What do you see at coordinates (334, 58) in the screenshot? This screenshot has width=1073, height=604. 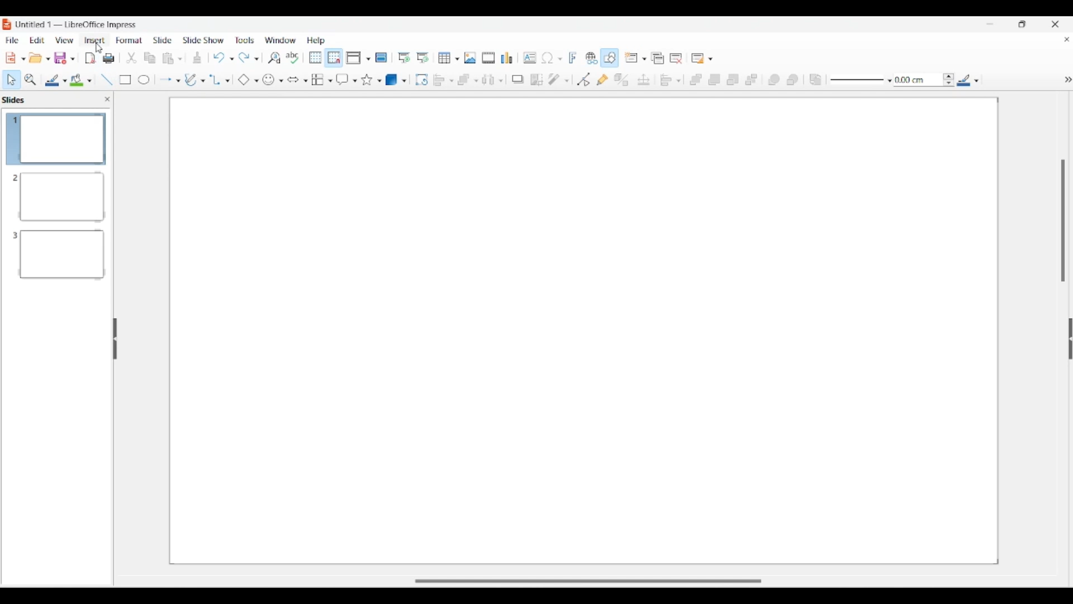 I see `Snap to grid highlighted` at bounding box center [334, 58].